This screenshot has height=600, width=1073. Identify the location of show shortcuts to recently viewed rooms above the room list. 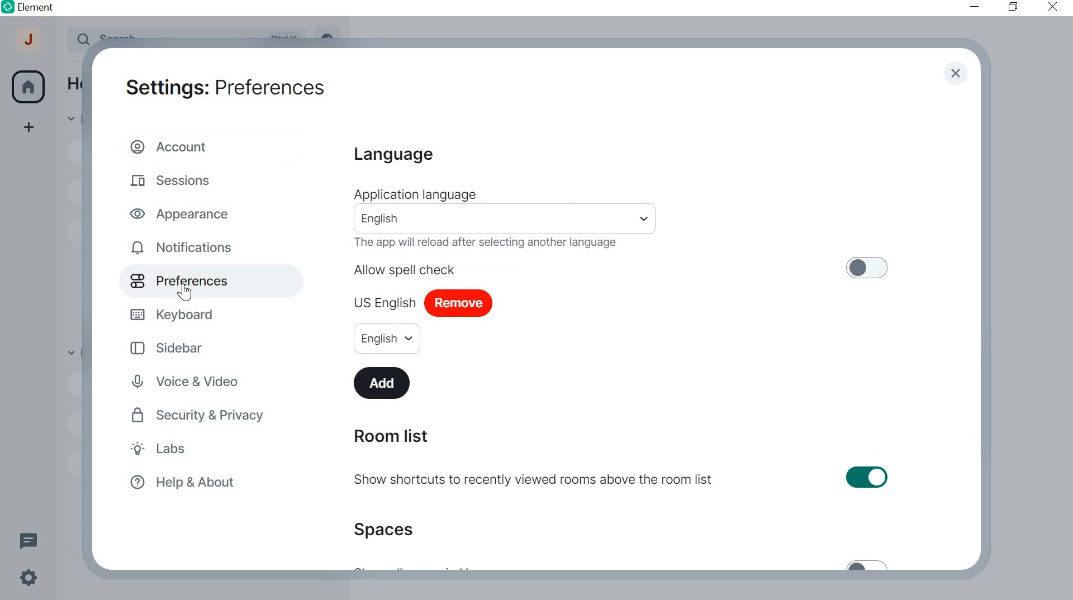
(623, 479).